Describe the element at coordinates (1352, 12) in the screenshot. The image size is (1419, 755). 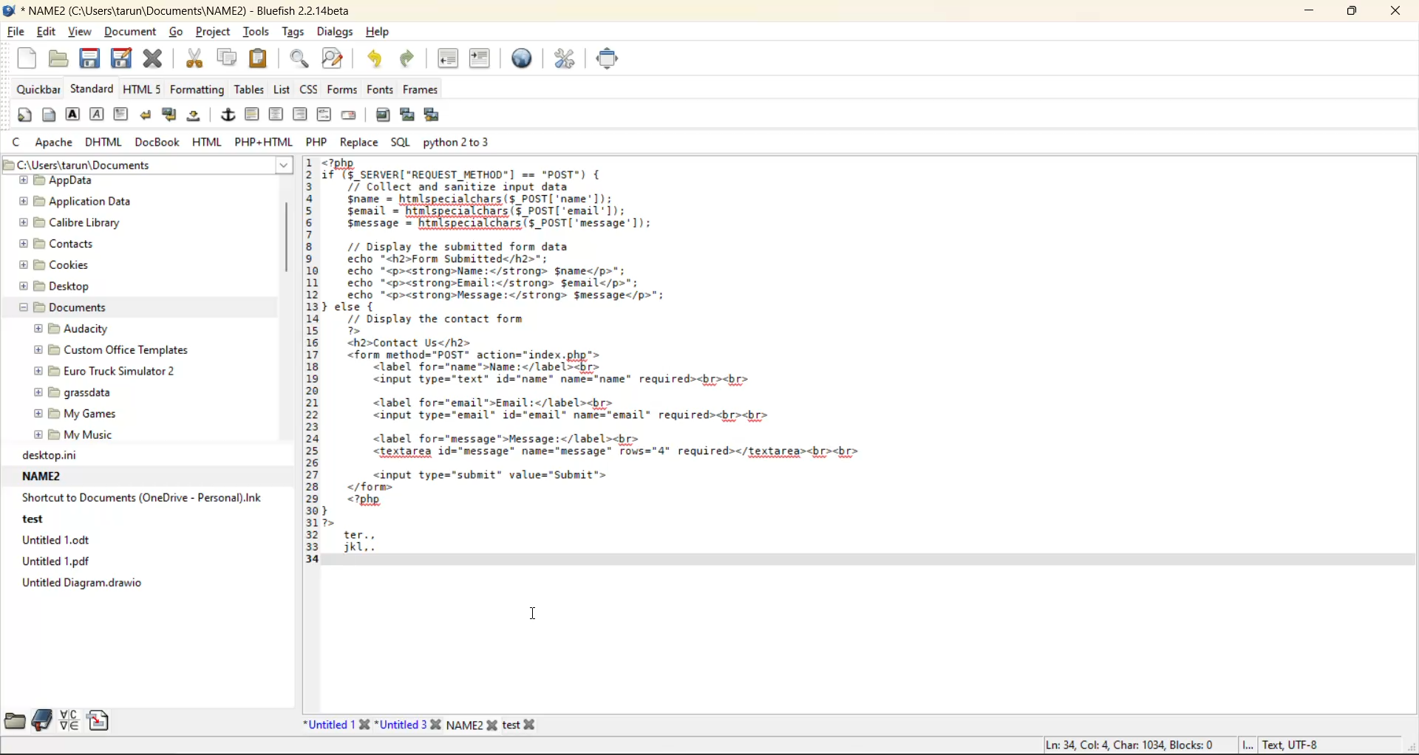
I see `maximize` at that location.